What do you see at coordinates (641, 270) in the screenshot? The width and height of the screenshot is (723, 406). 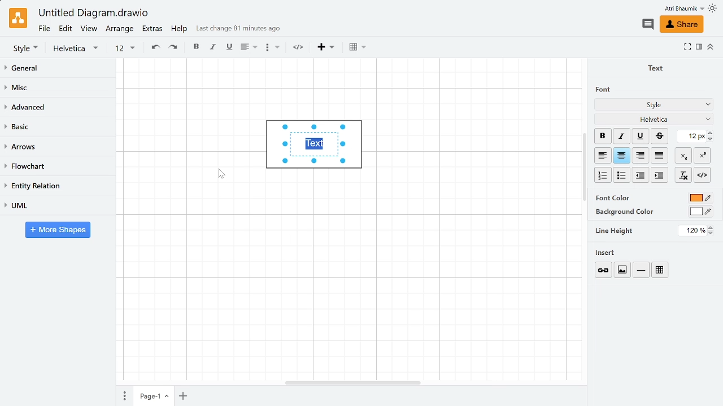 I see `Line` at bounding box center [641, 270].